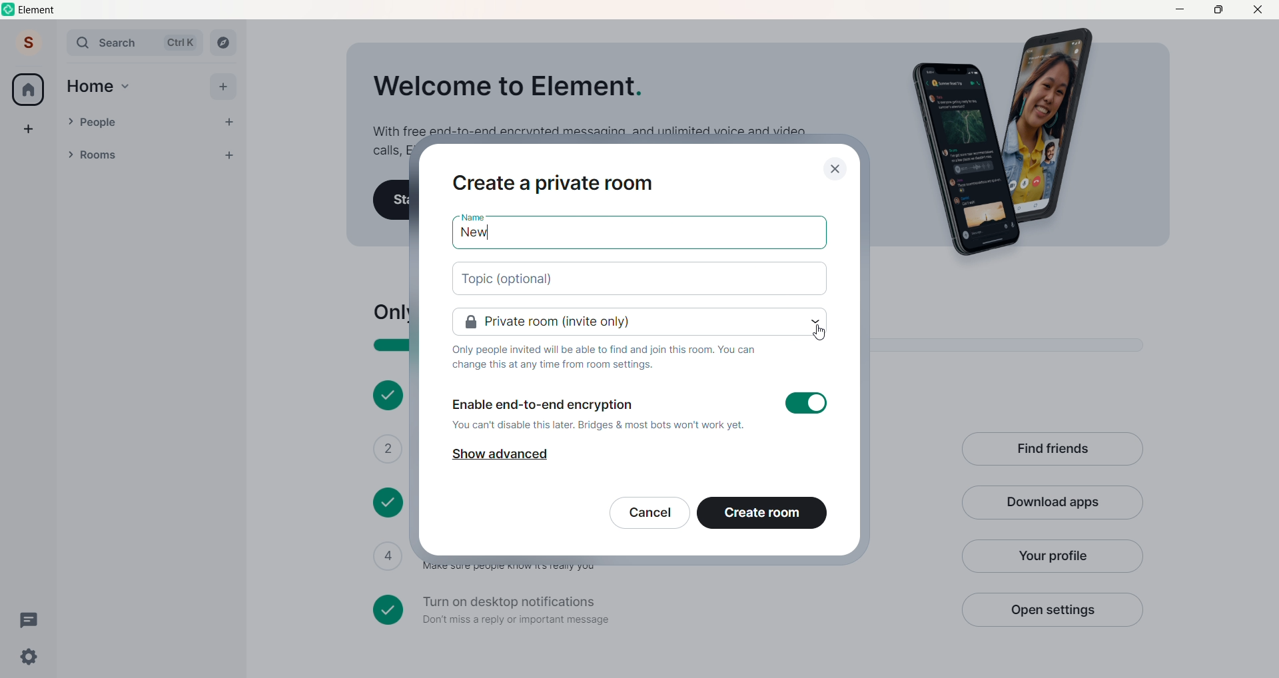 The height and width of the screenshot is (678, 1279). Describe the element at coordinates (203, 155) in the screenshot. I see `List options` at that location.